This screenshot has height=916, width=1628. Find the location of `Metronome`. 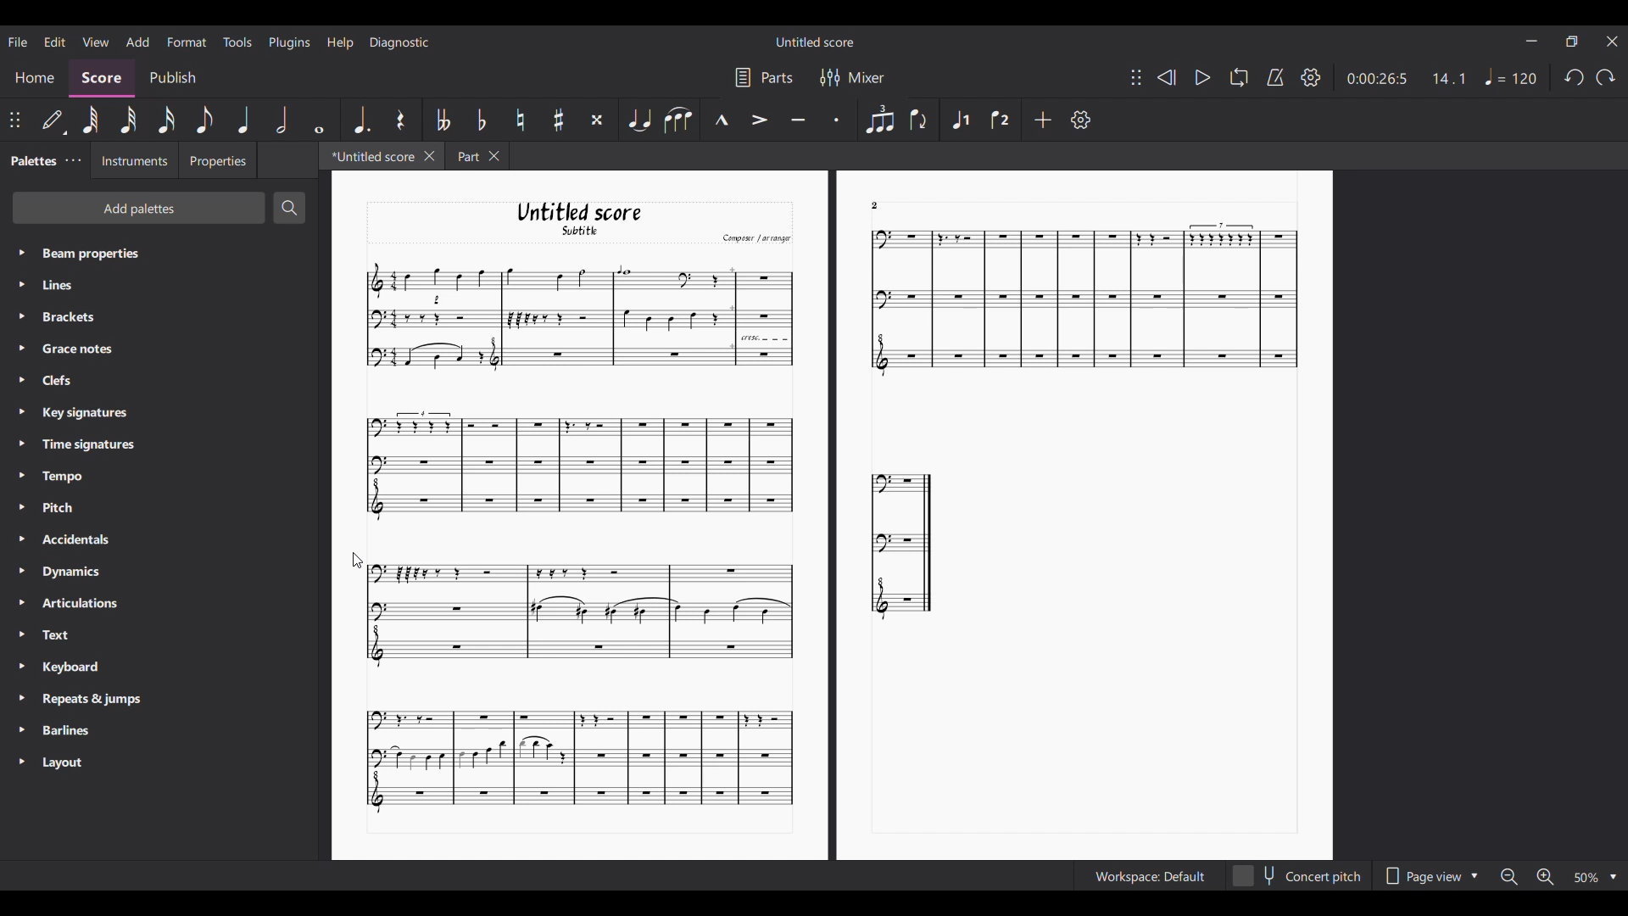

Metronome is located at coordinates (1275, 77).